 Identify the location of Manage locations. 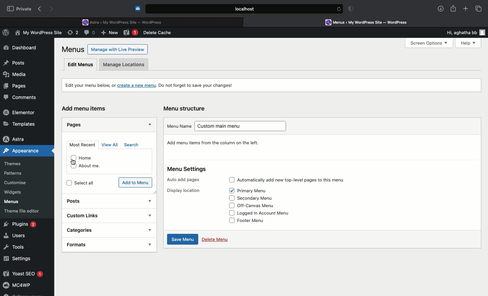
(125, 66).